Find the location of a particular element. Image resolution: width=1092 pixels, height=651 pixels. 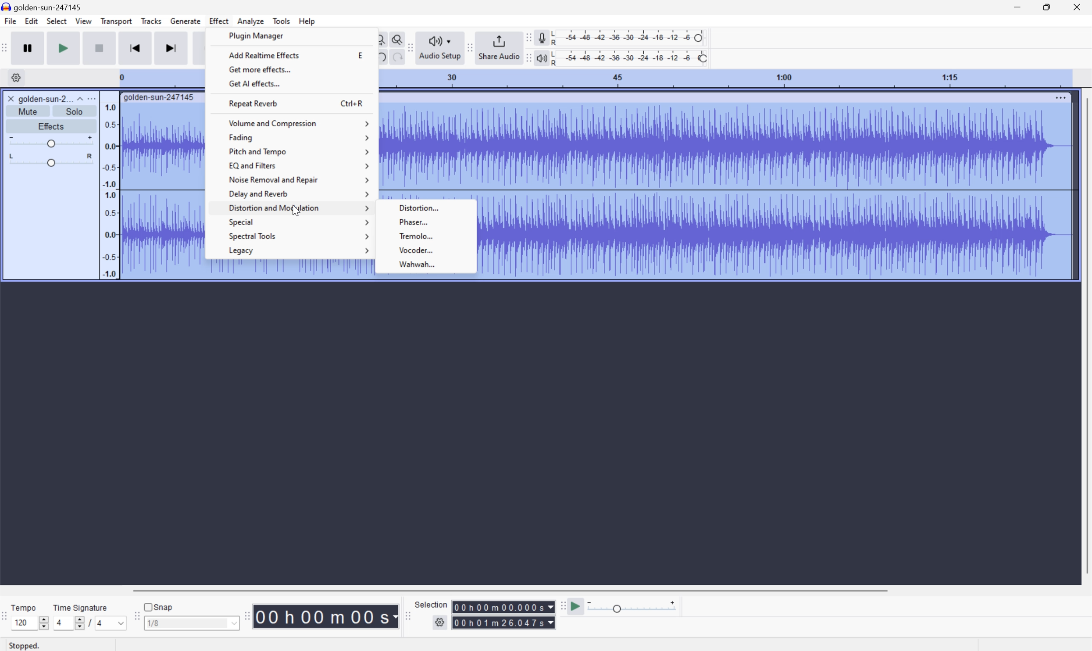

Audacity selection toolbar is located at coordinates (407, 618).